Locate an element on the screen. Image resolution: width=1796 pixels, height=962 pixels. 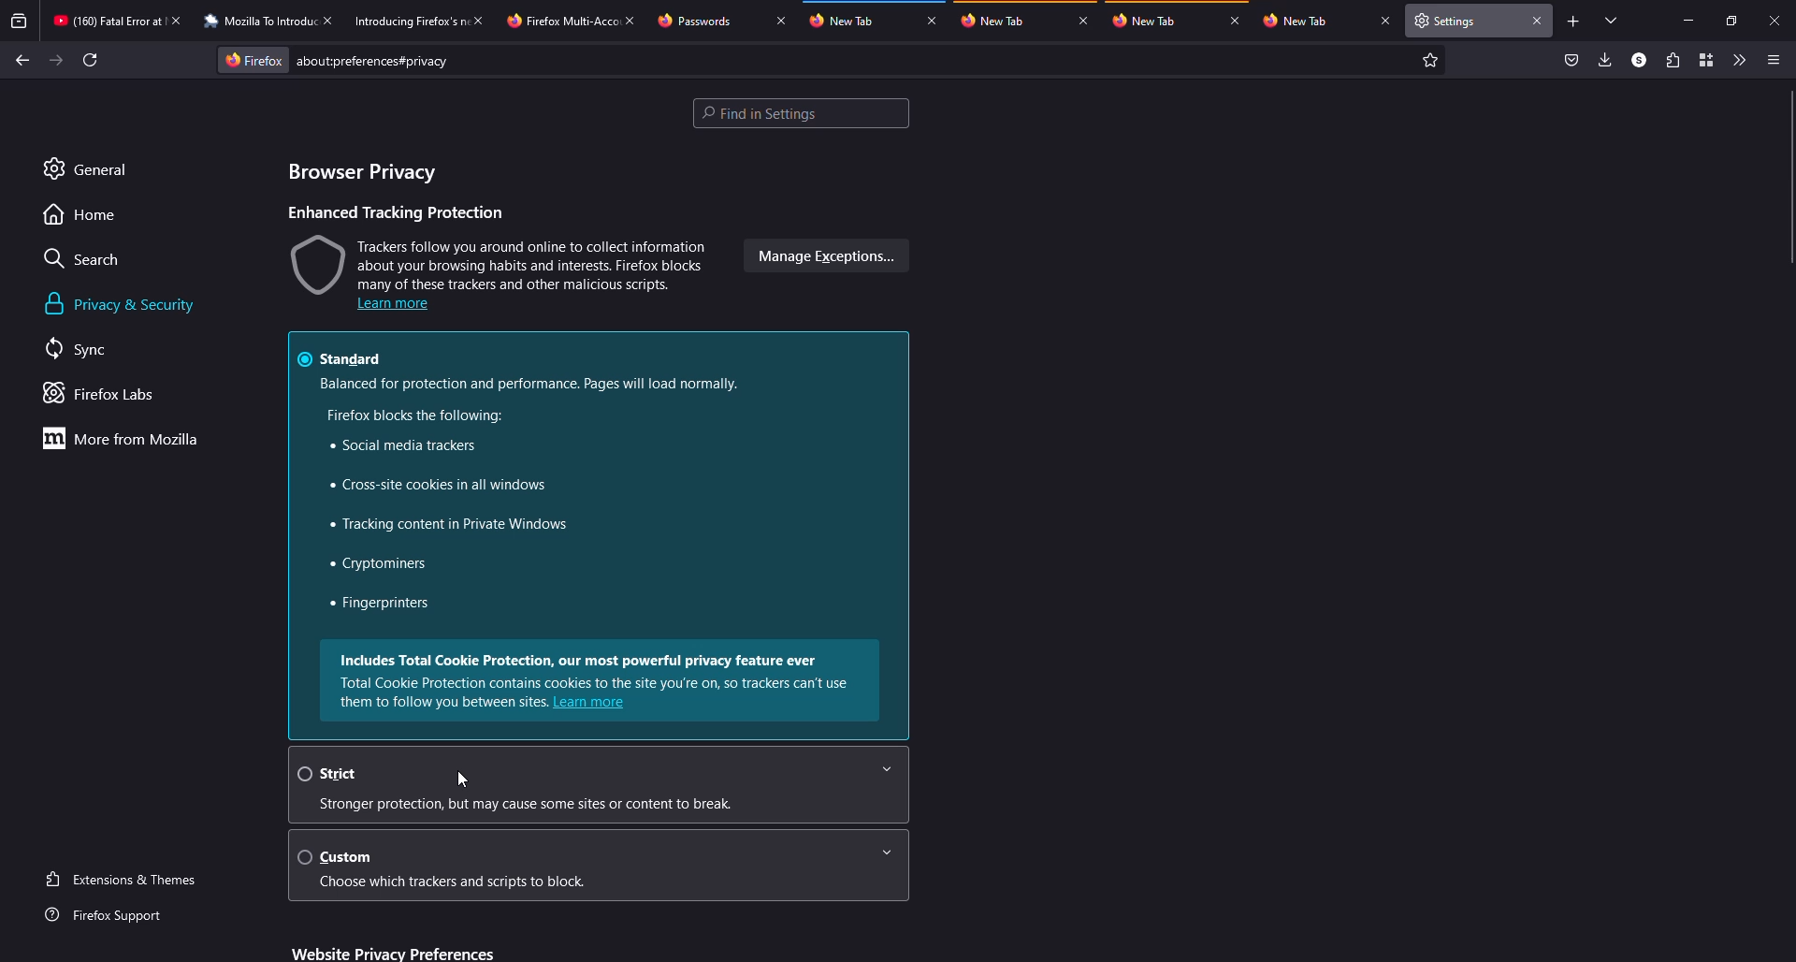
settings is located at coordinates (1451, 20).